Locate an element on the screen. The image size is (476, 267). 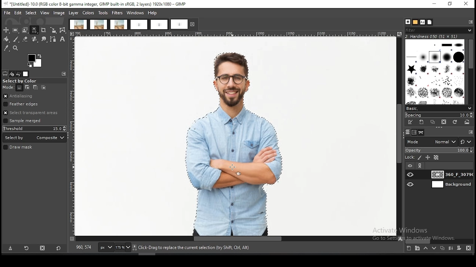
replace the current selection is located at coordinates (19, 88).